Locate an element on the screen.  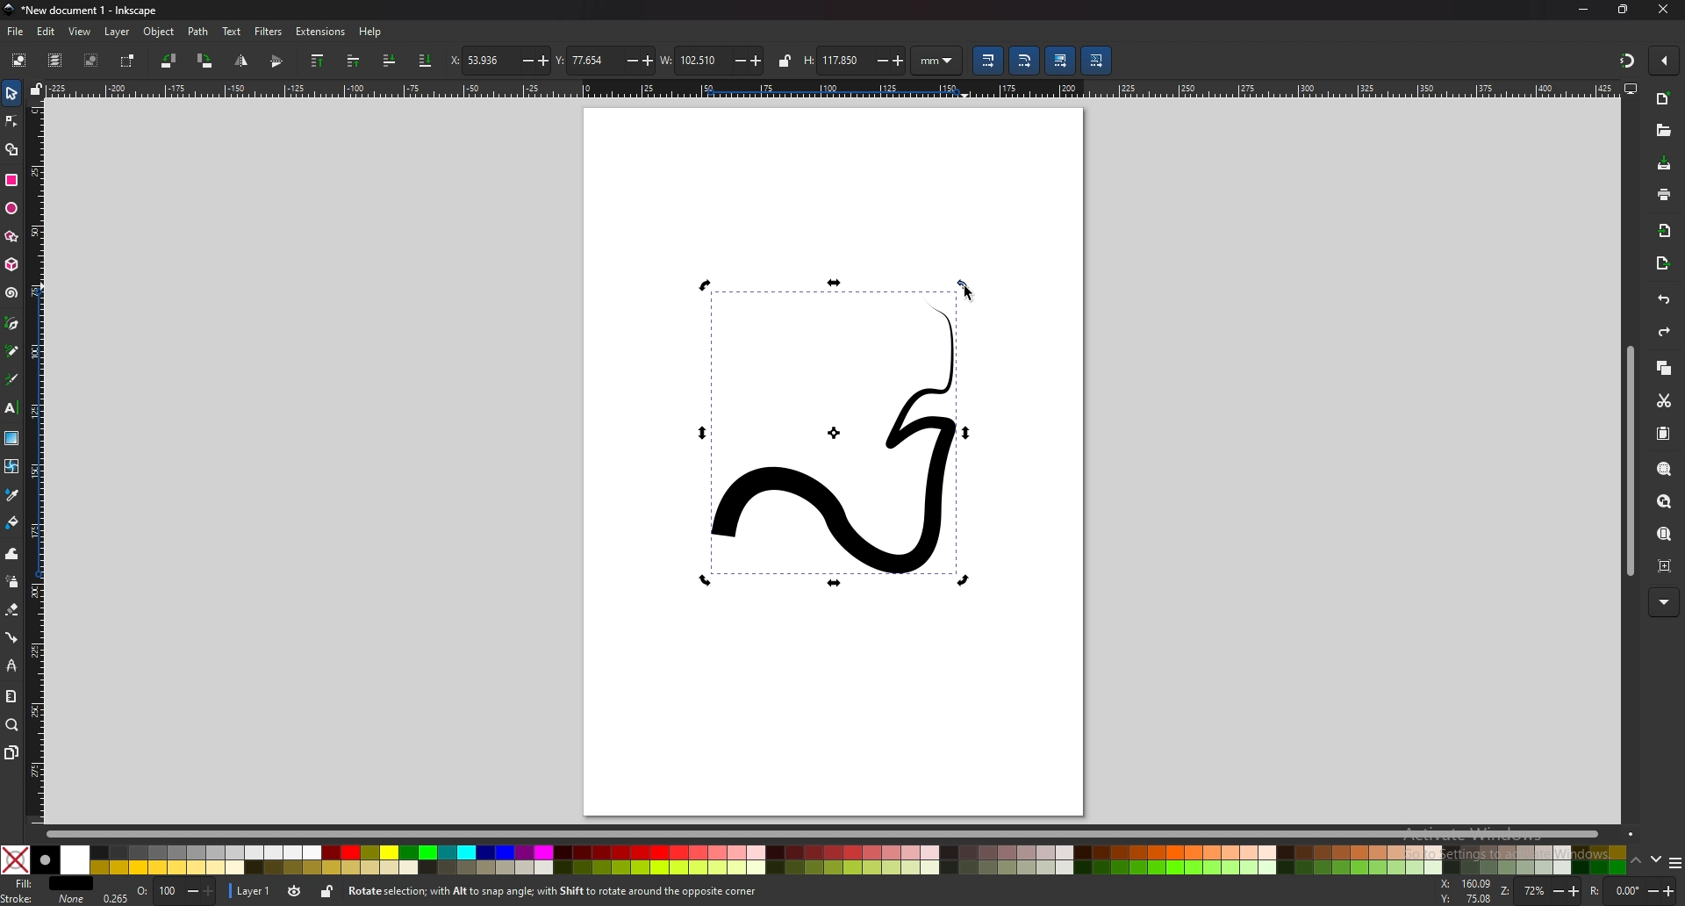
unit is located at coordinates (937, 61).